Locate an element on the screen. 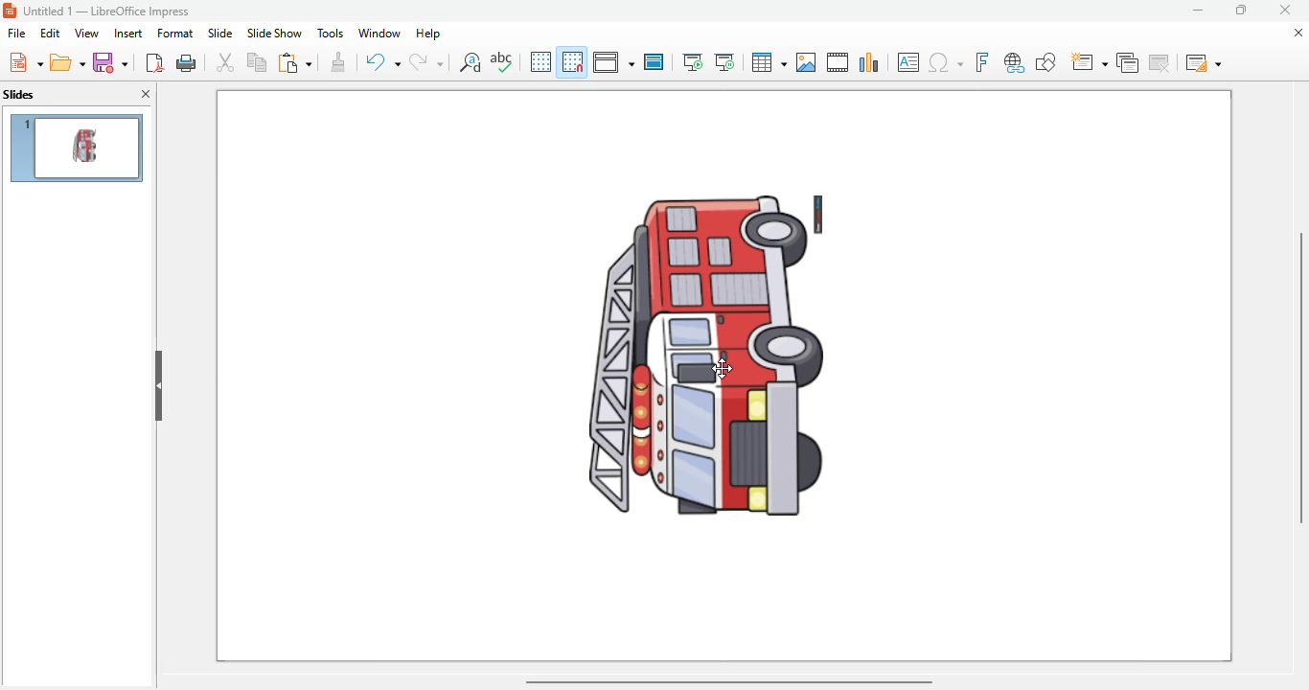  image is located at coordinates (699, 355).